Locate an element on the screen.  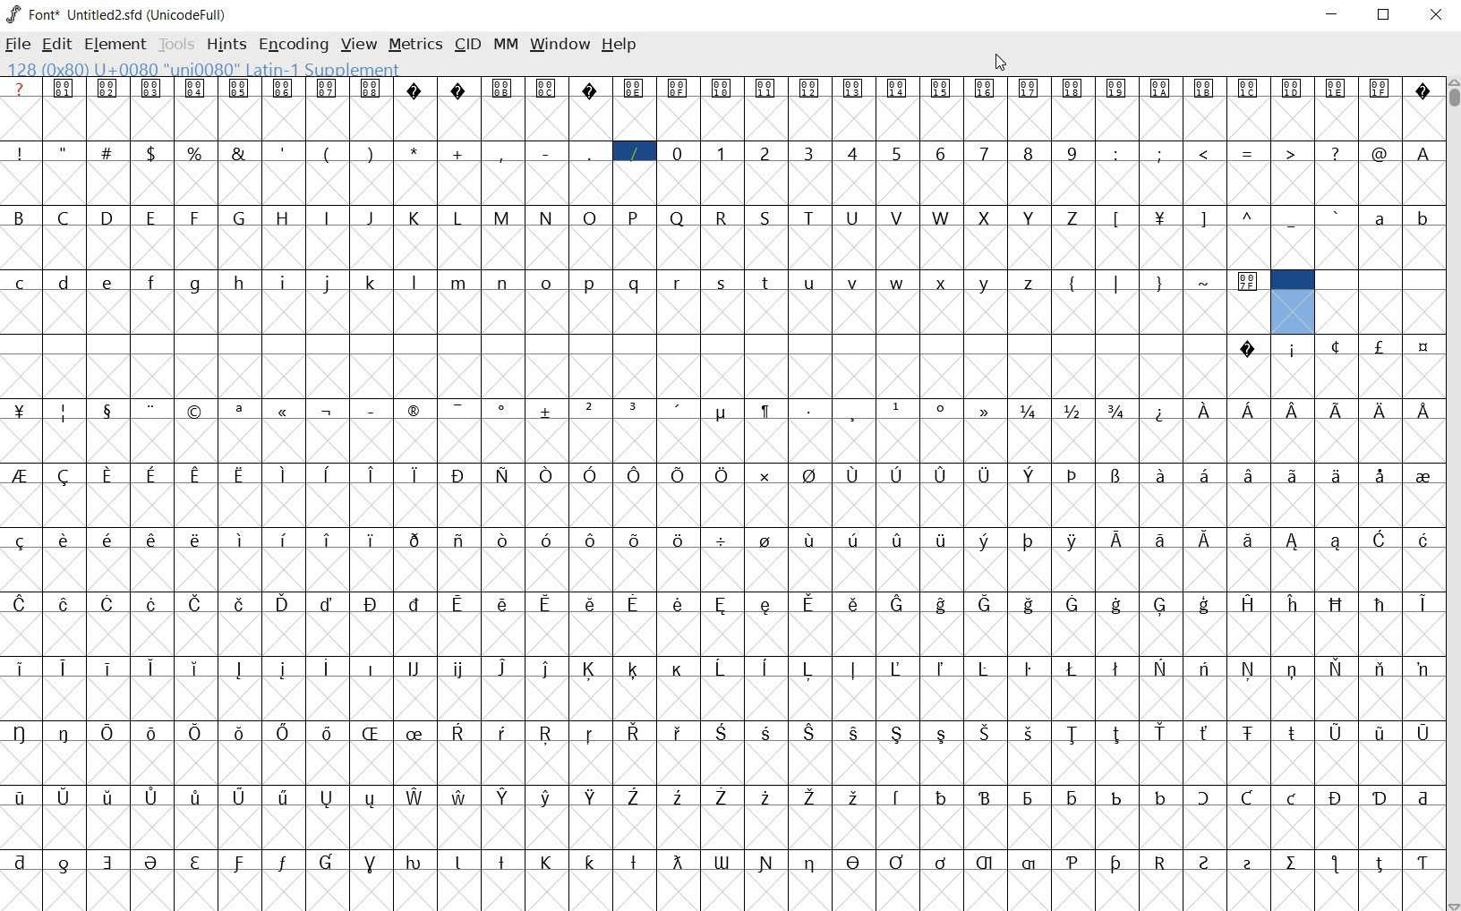
Symbol is located at coordinates (898, 476).